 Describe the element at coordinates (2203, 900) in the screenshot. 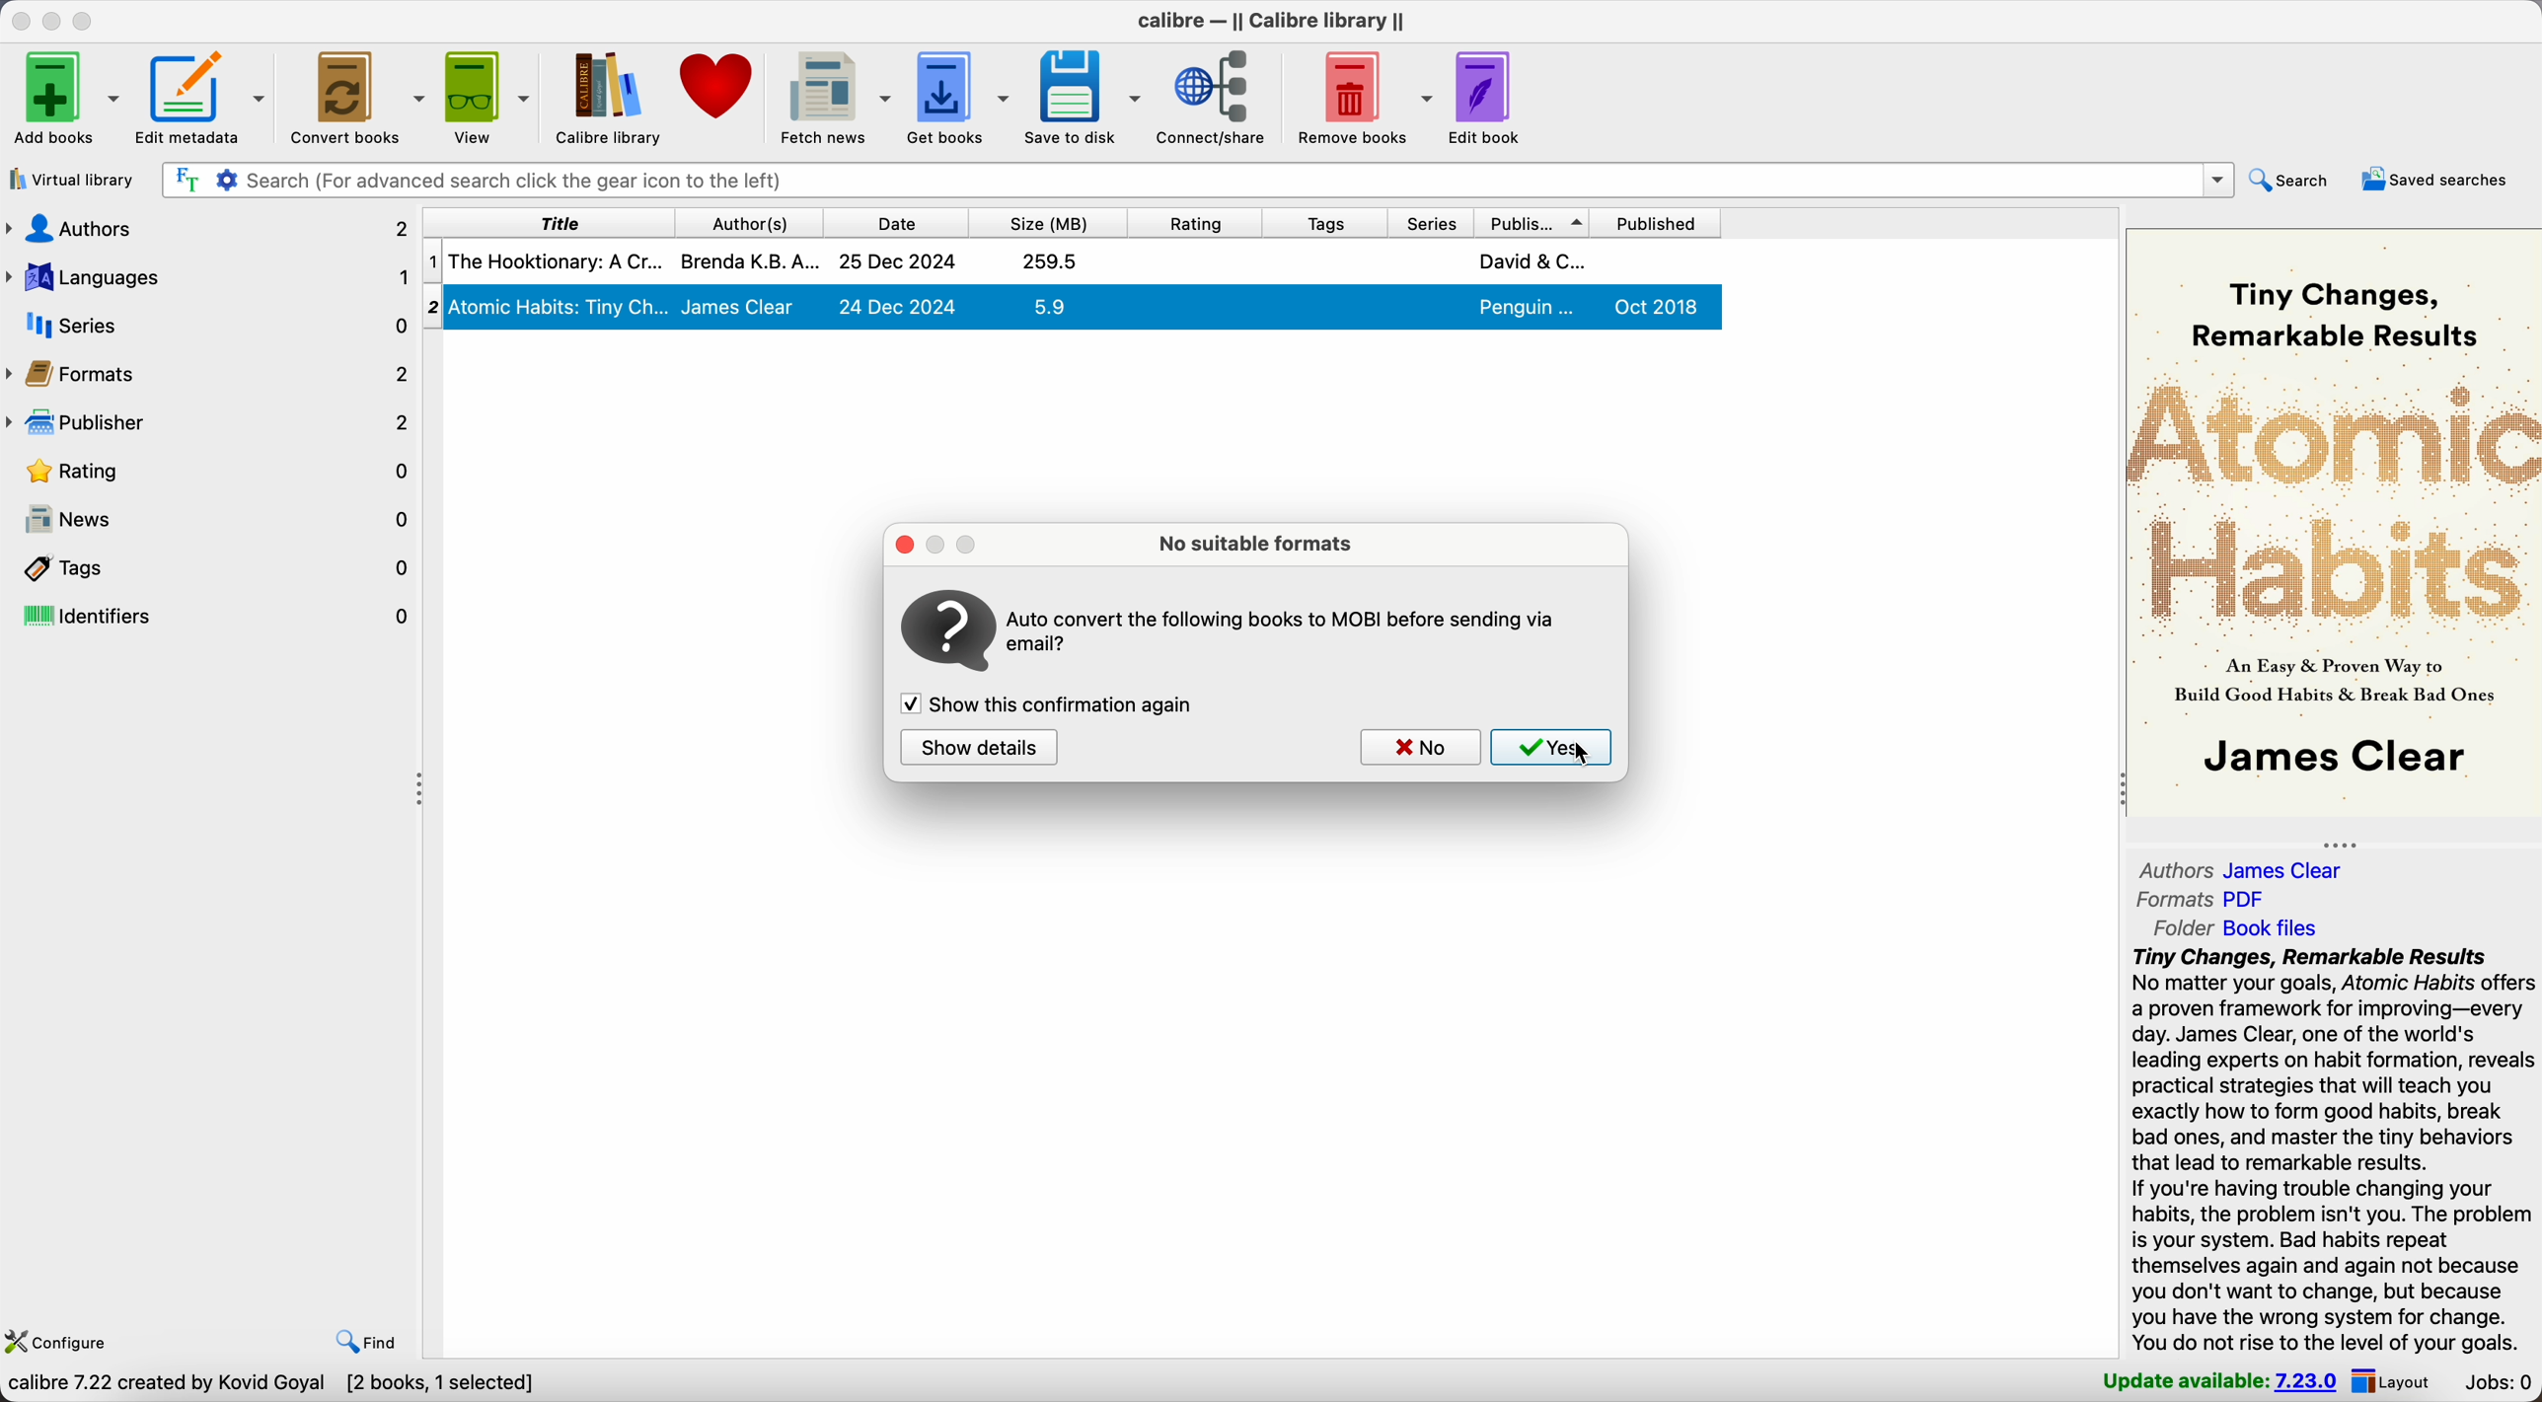

I see `formats PDF` at that location.